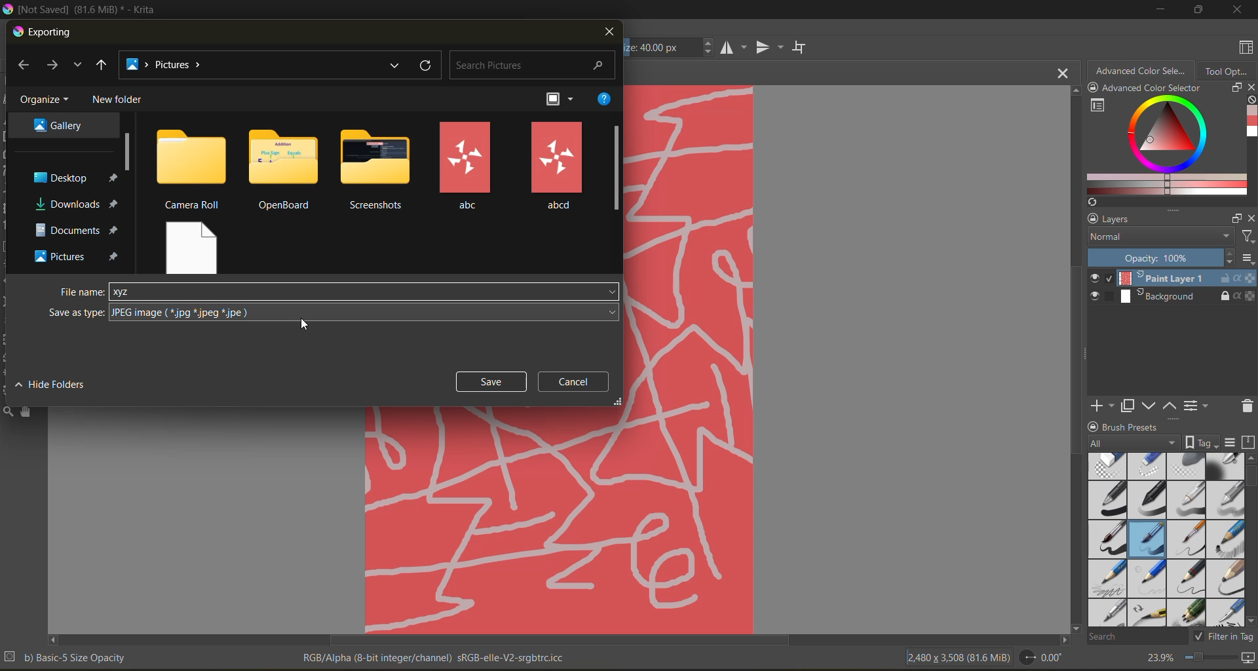  What do you see at coordinates (564, 100) in the screenshot?
I see `change view` at bounding box center [564, 100].